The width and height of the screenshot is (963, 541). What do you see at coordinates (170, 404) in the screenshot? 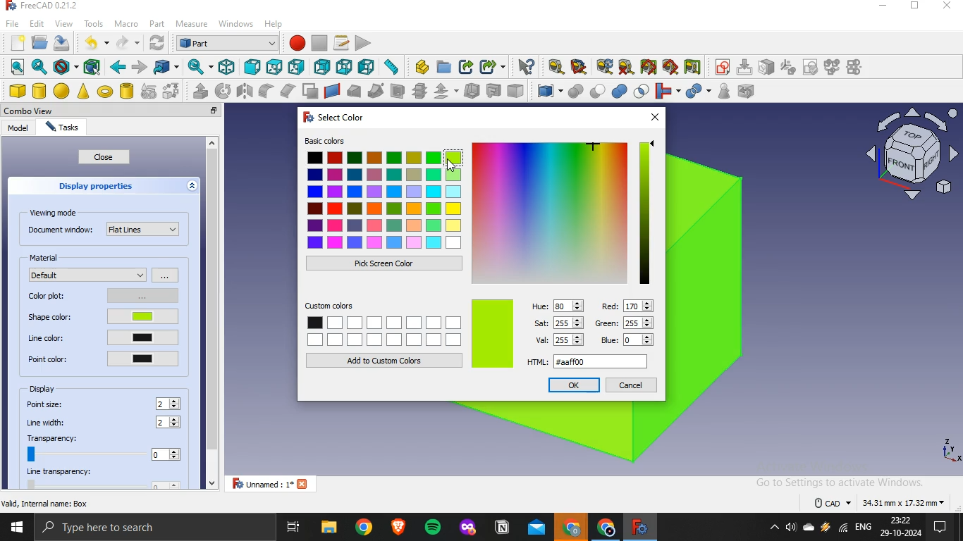
I see `2` at bounding box center [170, 404].